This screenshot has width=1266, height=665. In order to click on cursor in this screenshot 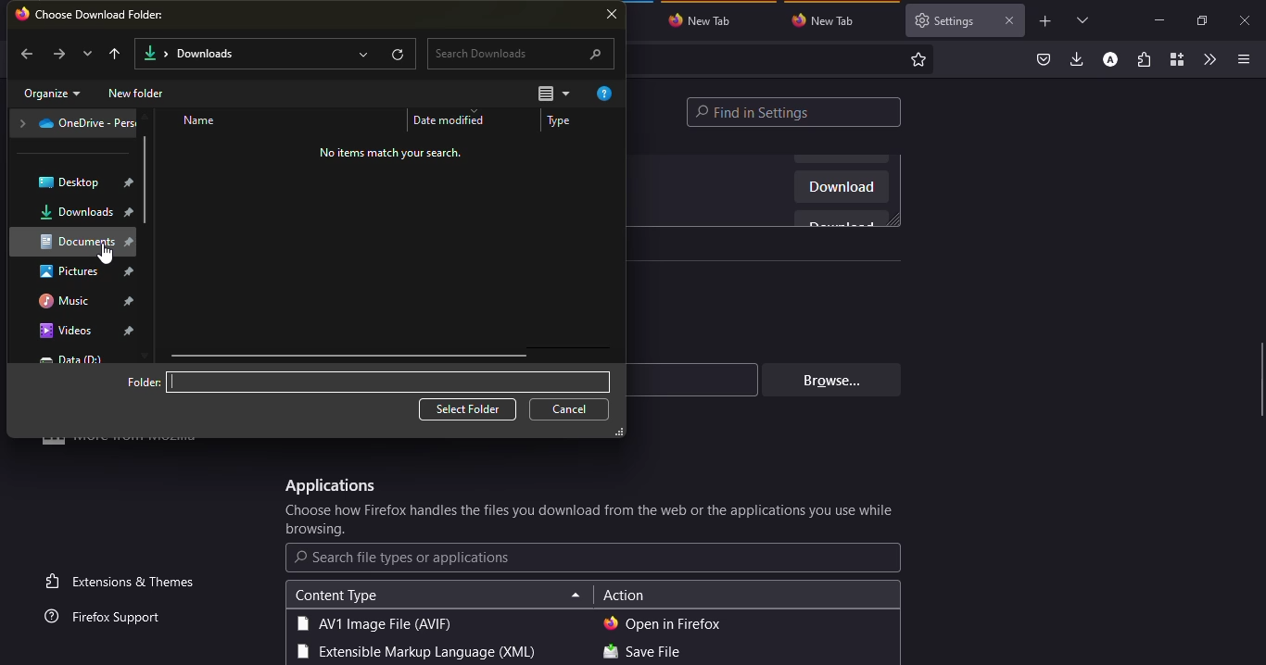, I will do `click(106, 254)`.